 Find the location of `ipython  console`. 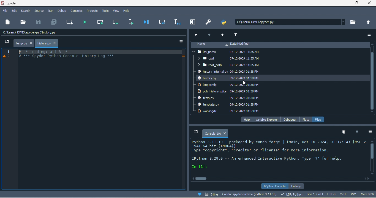

ipython  console is located at coordinates (273, 186).